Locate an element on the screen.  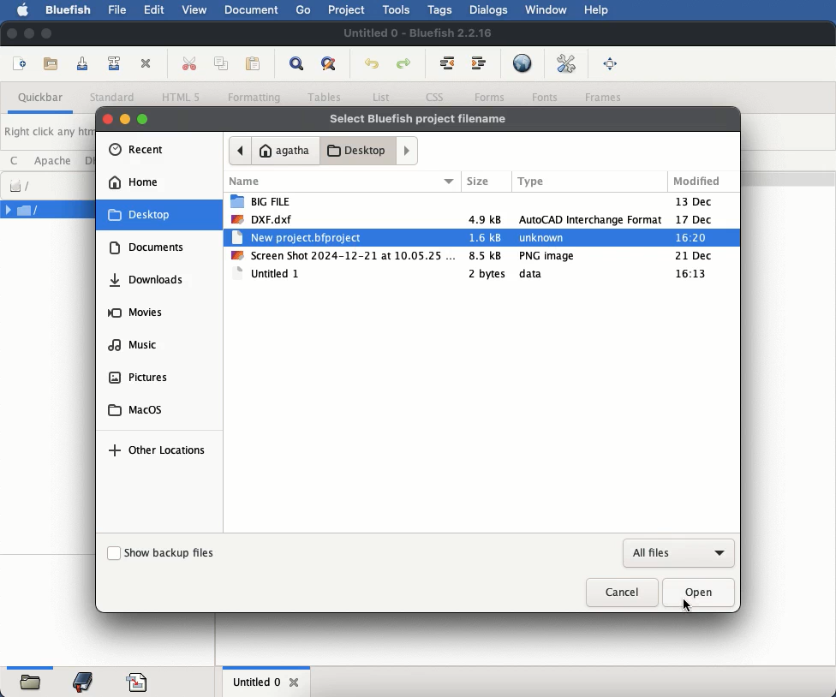
Untitled 0 - Bluefish 2.2.16 is located at coordinates (417, 33).